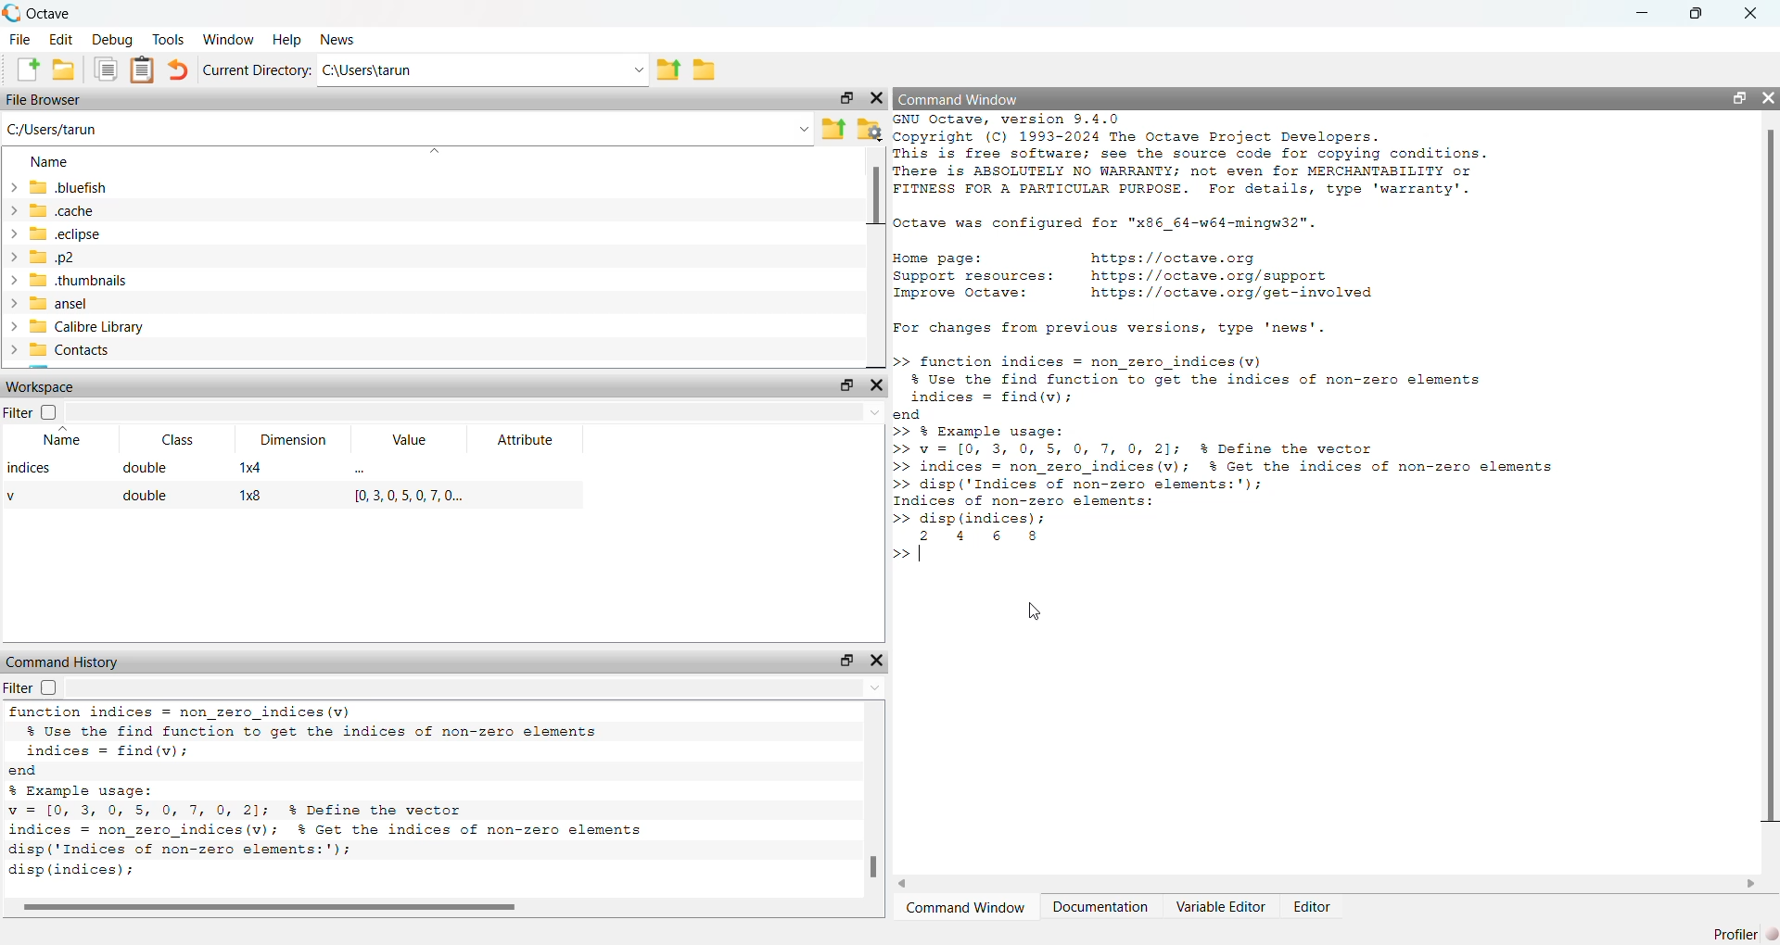 The image size is (1780, 945). I want to click on ‘Window, so click(226, 40).